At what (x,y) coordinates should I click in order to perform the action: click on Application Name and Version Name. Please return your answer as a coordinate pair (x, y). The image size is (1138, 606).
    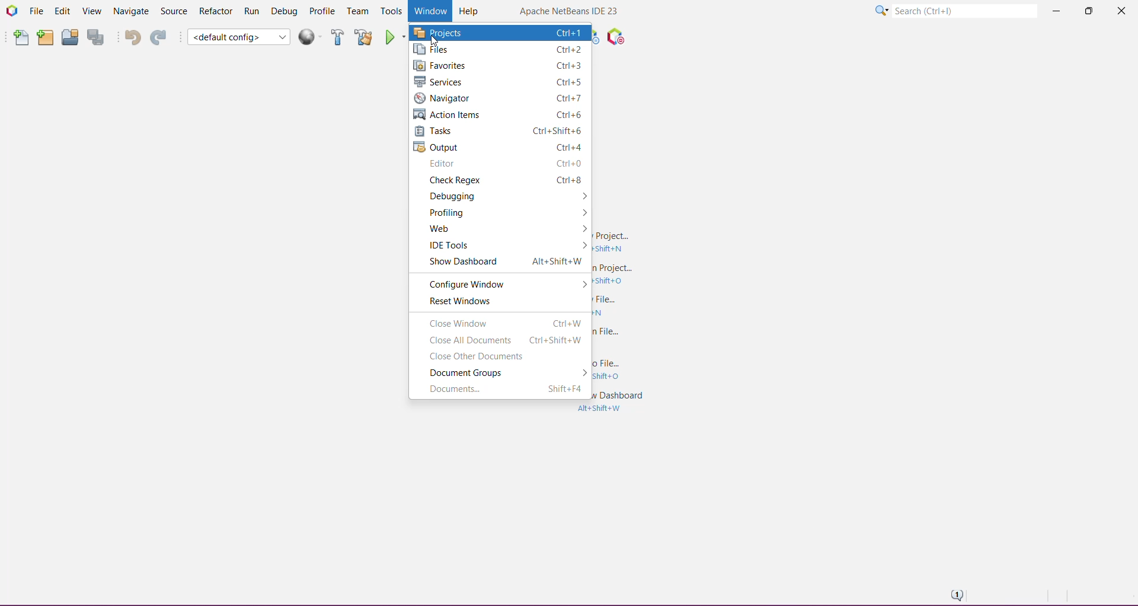
    Looking at the image, I should click on (570, 12).